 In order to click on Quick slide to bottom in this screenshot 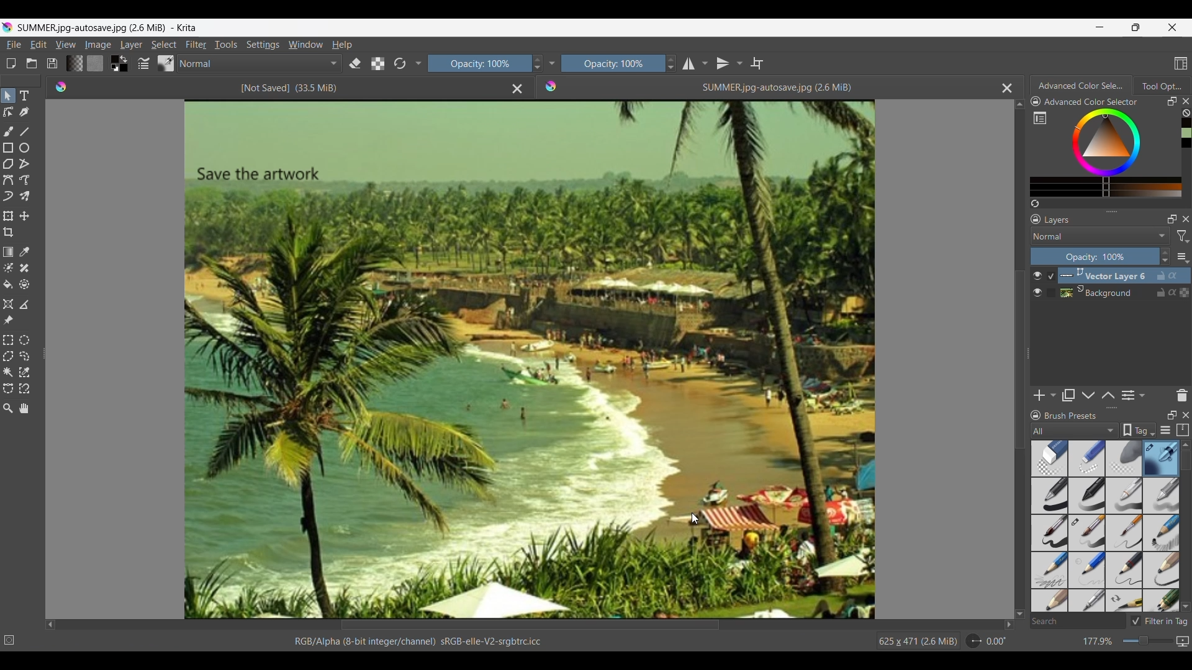, I will do `click(1185, 607)`.